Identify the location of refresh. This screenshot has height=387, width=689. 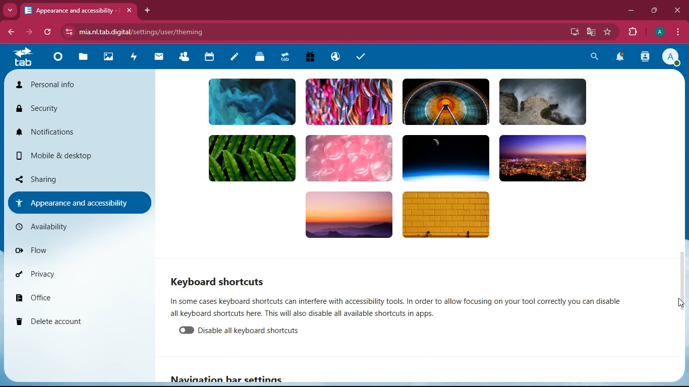
(48, 32).